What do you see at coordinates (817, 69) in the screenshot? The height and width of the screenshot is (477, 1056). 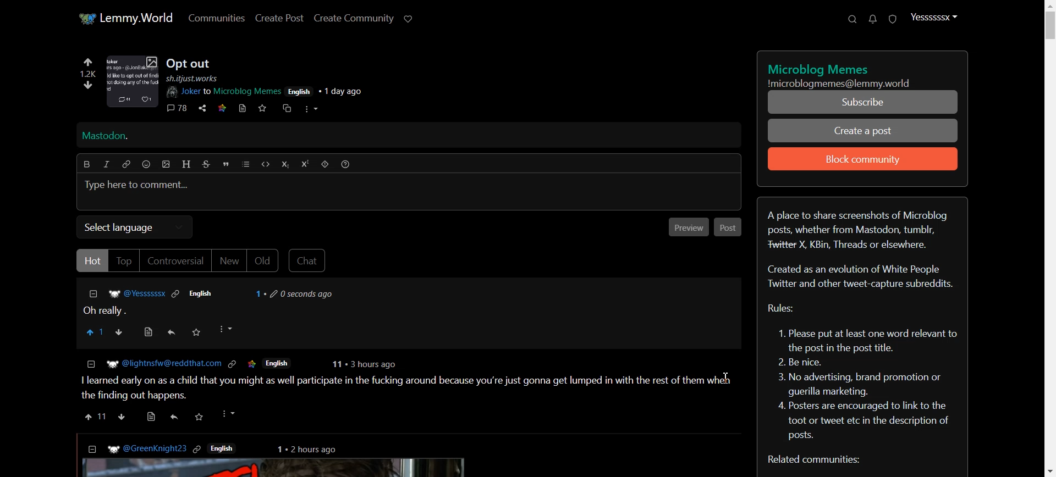 I see `title` at bounding box center [817, 69].